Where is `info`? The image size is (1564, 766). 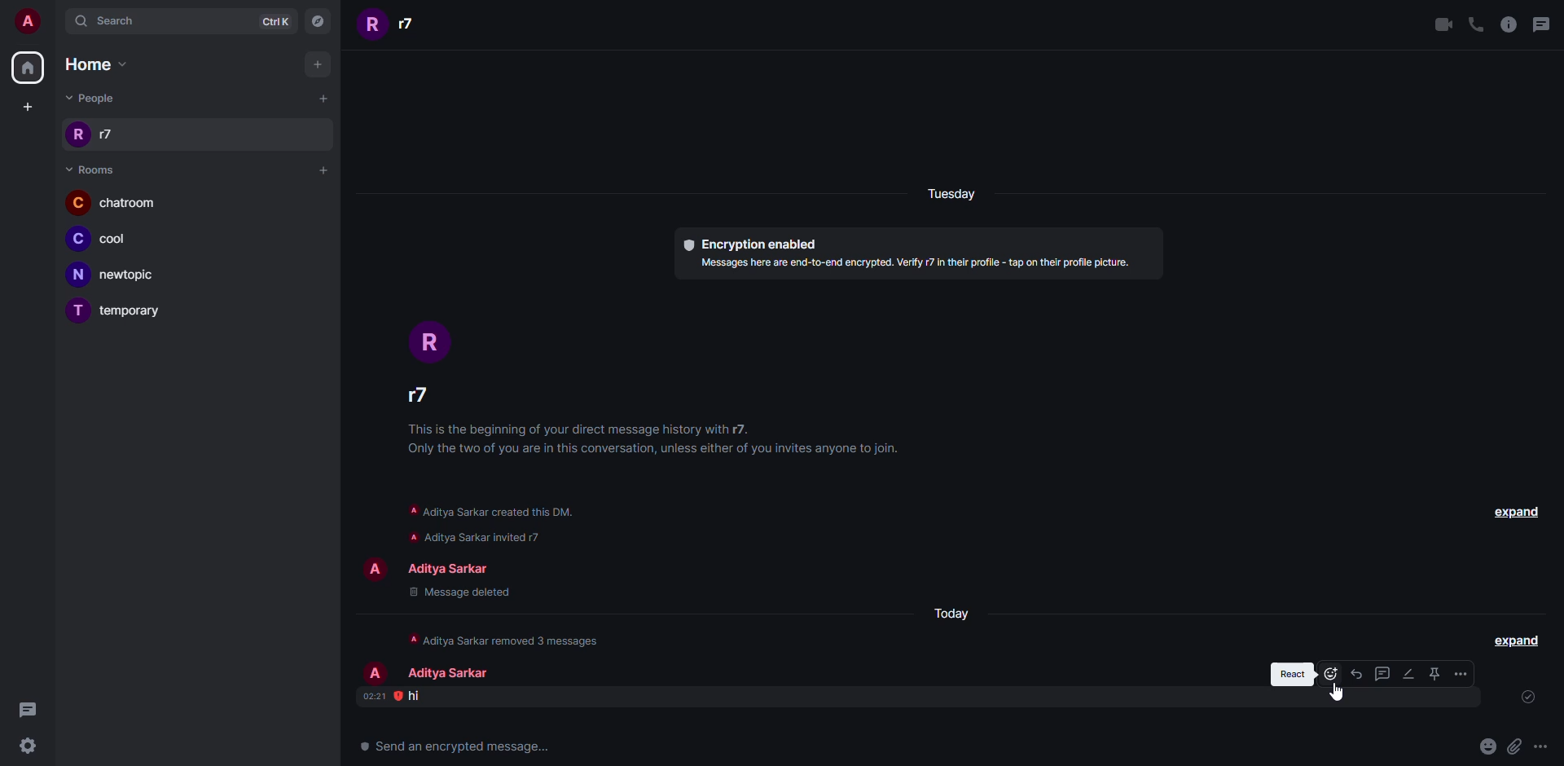 info is located at coordinates (506, 537).